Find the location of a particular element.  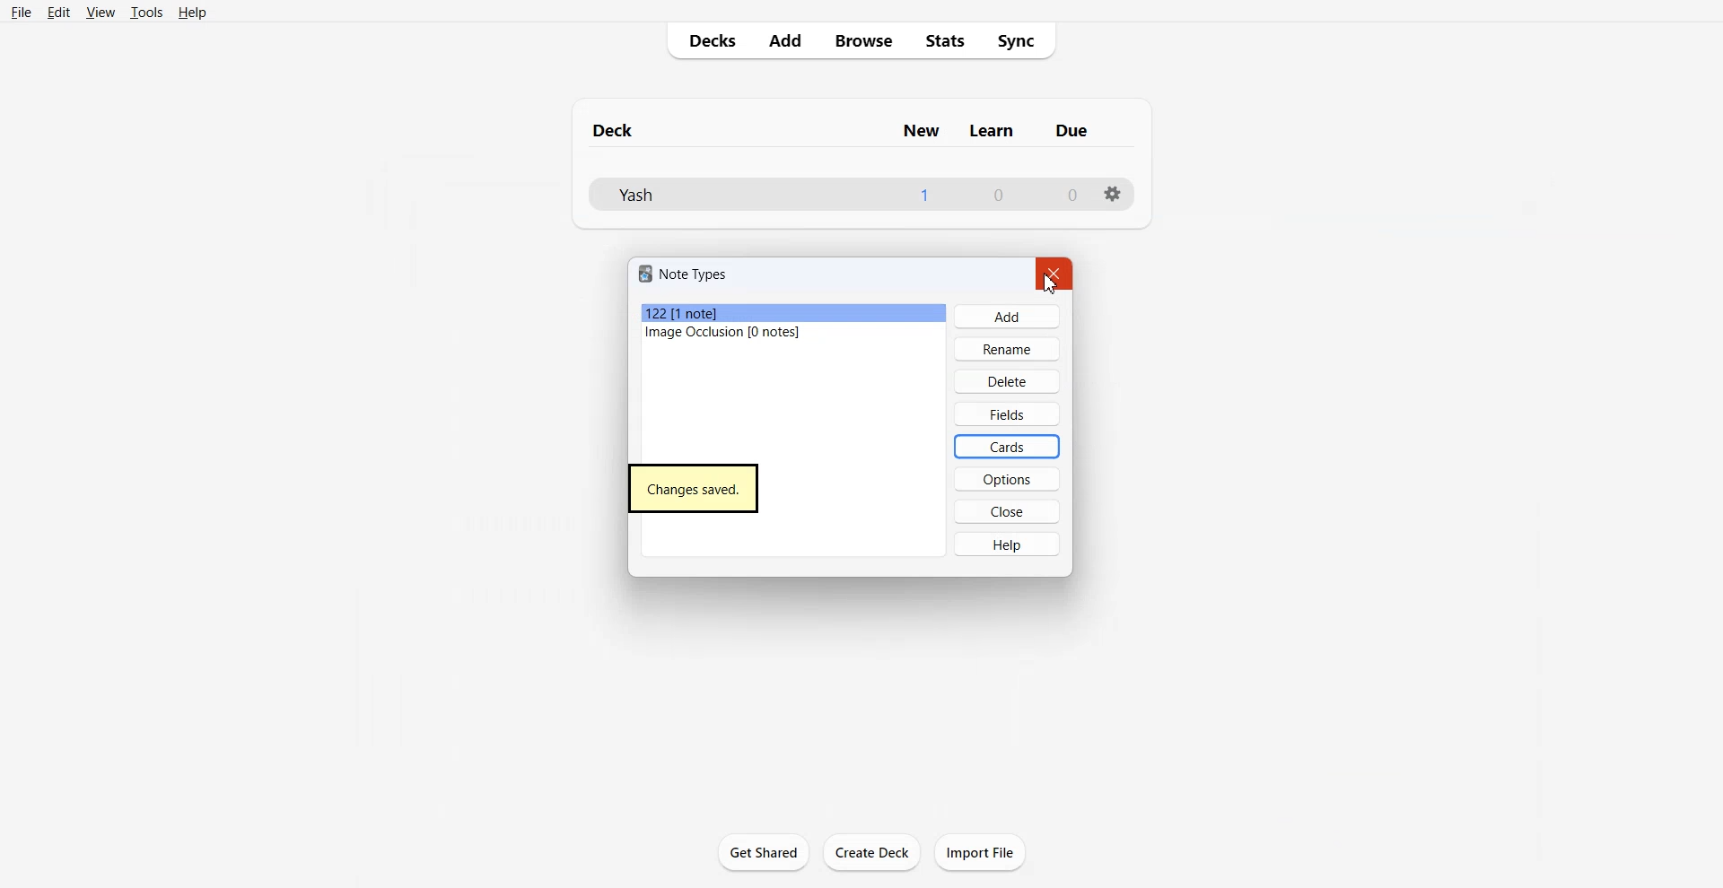

Add is located at coordinates (784, 42).